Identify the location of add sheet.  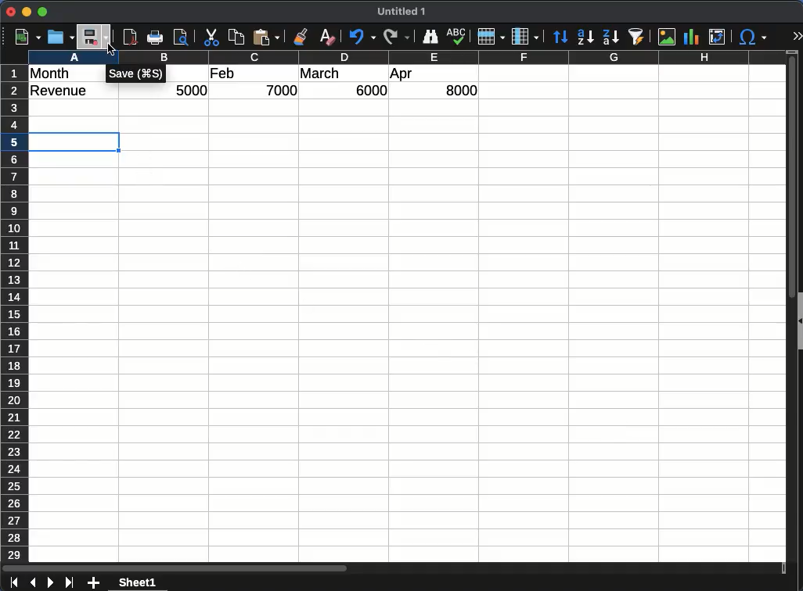
(95, 583).